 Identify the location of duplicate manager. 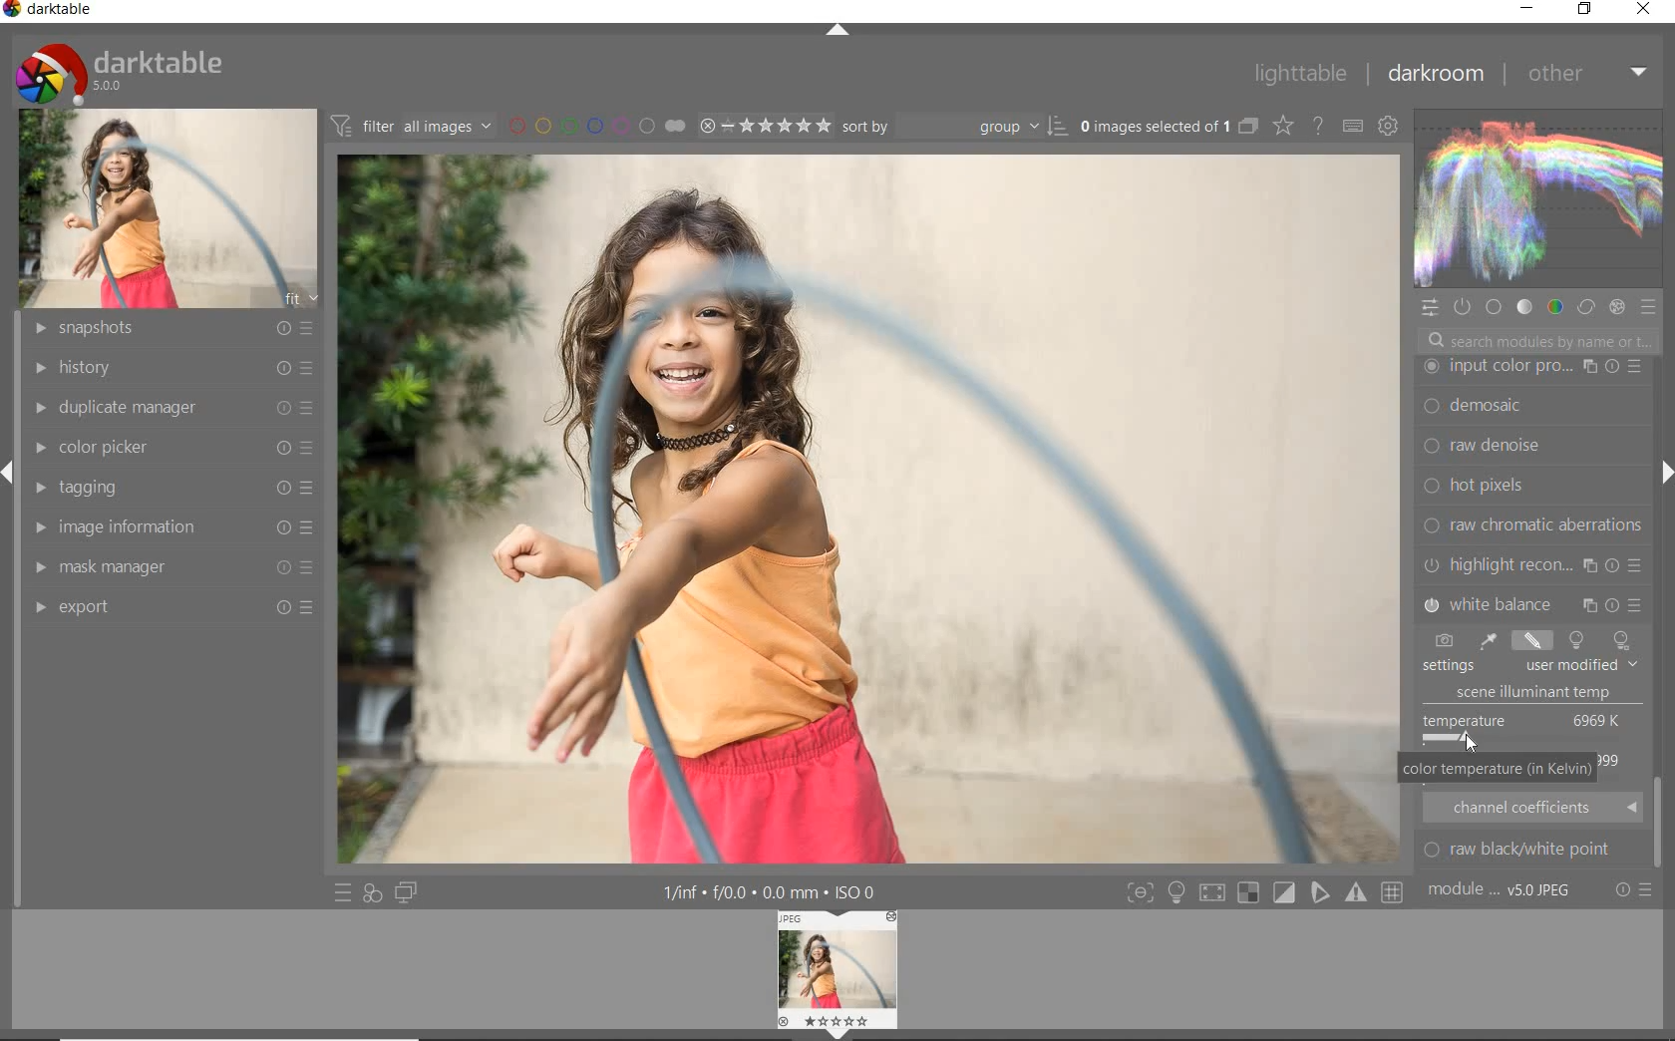
(169, 405).